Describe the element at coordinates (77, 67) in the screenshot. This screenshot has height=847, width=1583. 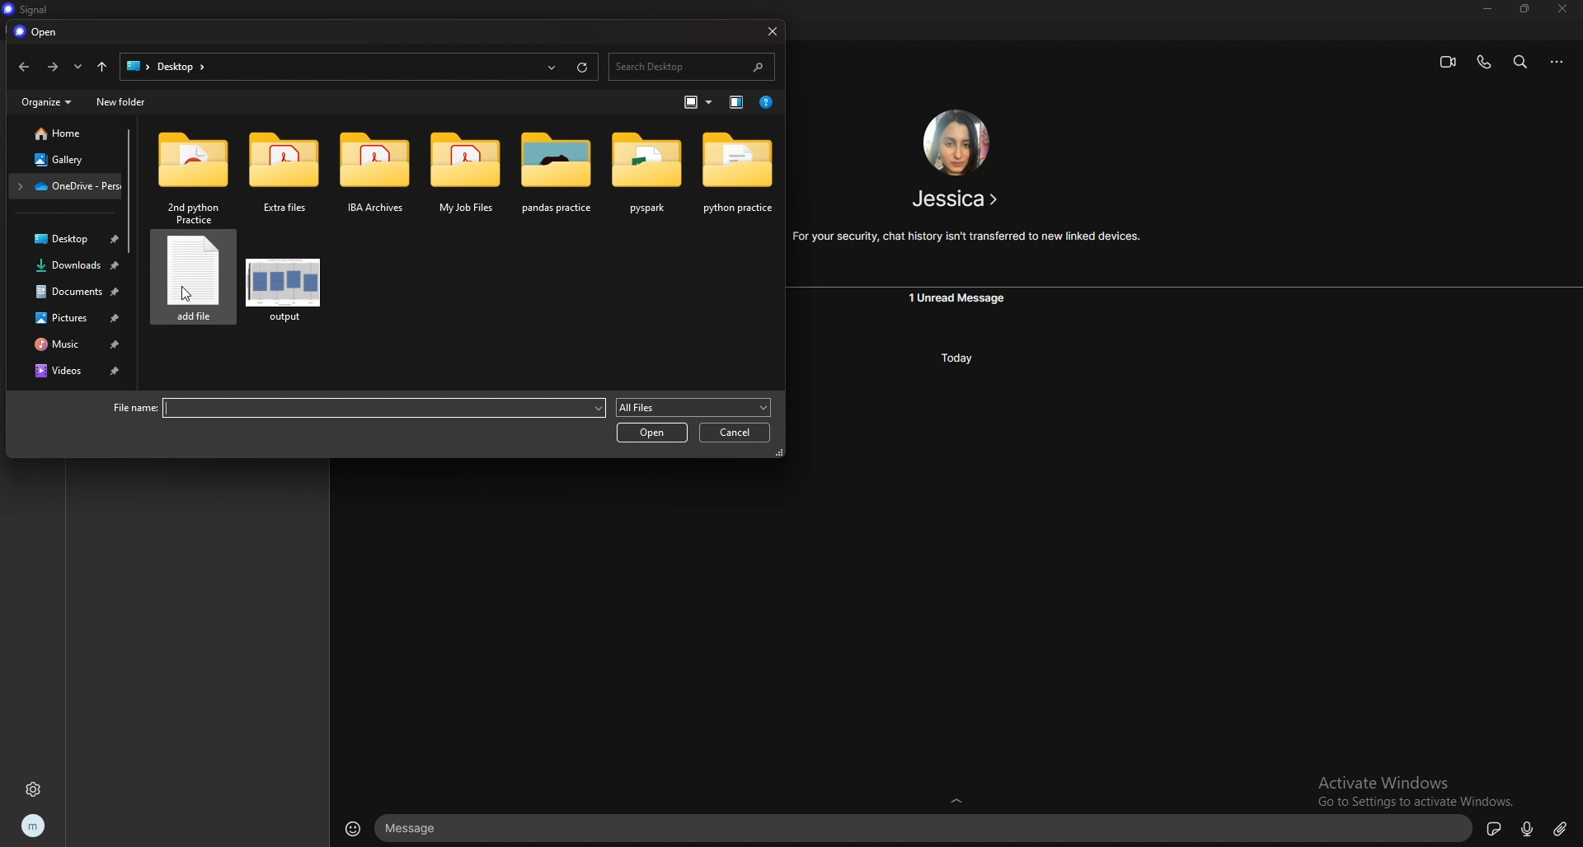
I see `recent` at that location.